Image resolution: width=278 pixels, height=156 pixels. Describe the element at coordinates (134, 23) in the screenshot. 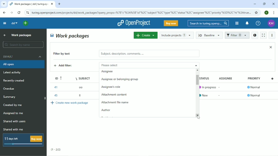

I see `OpenProject` at that location.